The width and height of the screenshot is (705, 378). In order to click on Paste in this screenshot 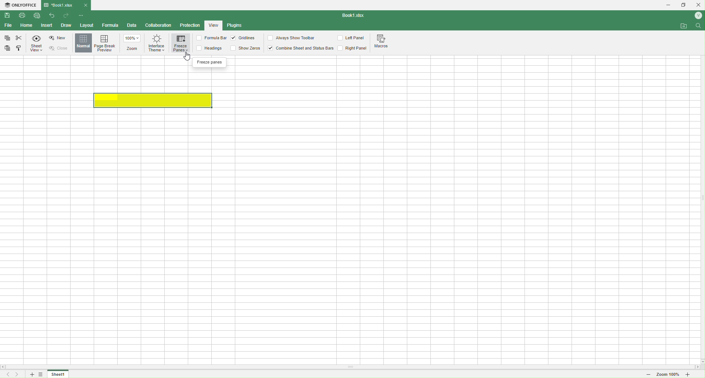, I will do `click(8, 48)`.